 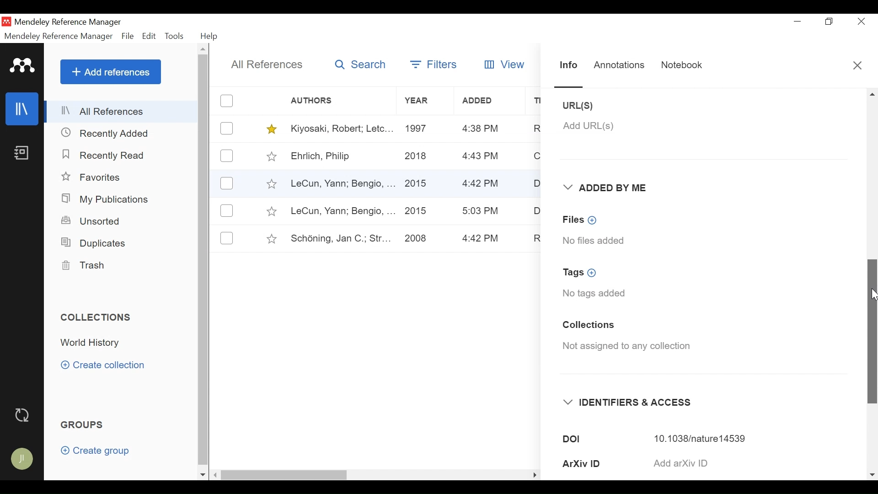 I want to click on 5:03 PM, so click(x=481, y=211).